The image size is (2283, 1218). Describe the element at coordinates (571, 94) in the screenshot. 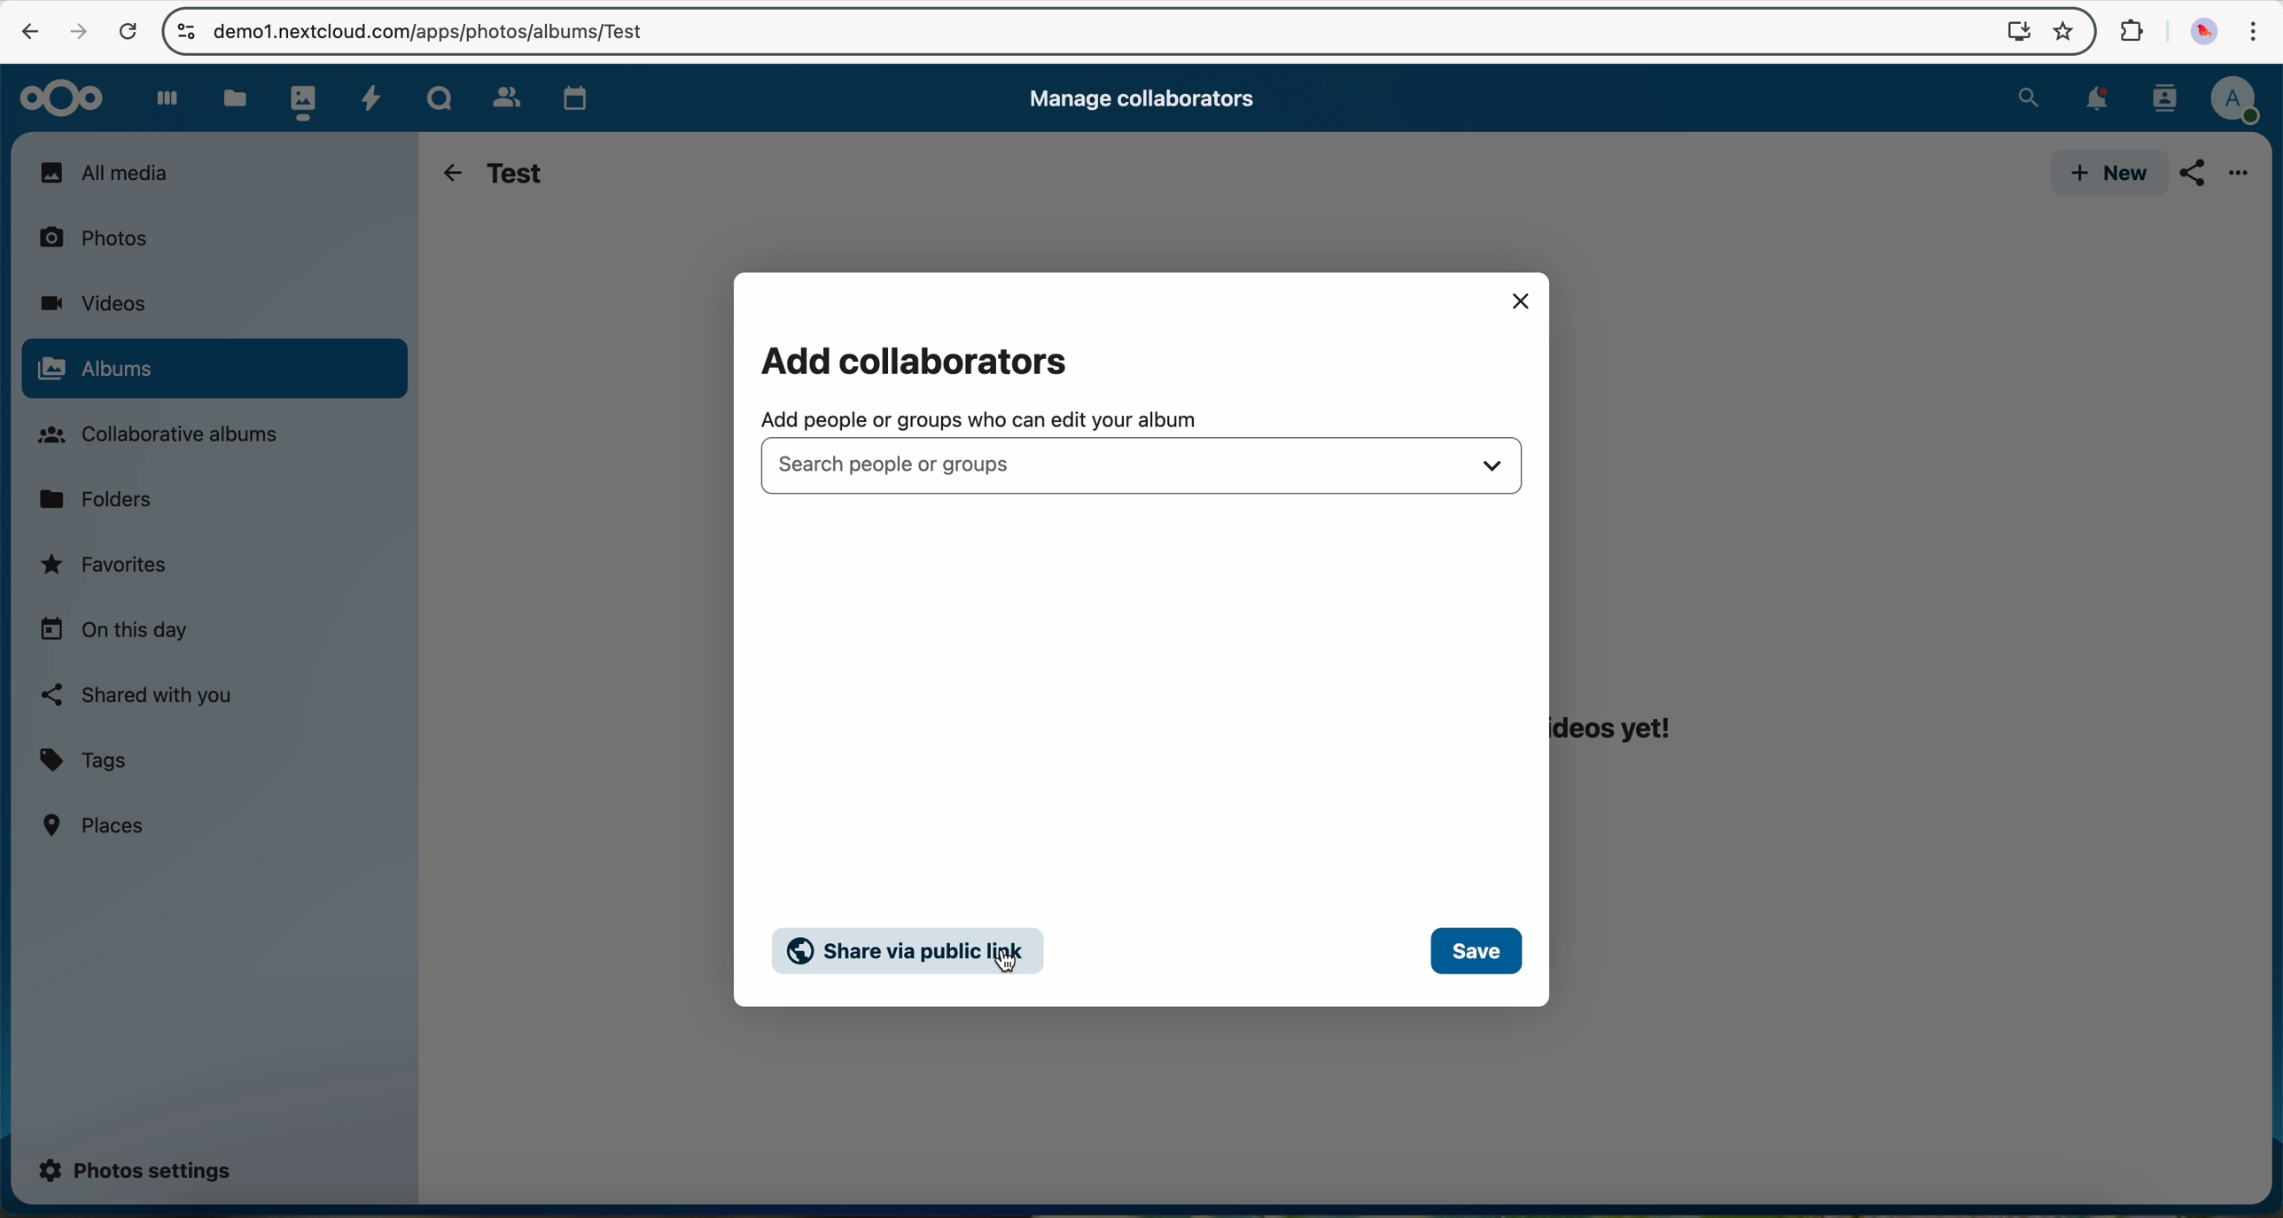

I see `calendar` at that location.